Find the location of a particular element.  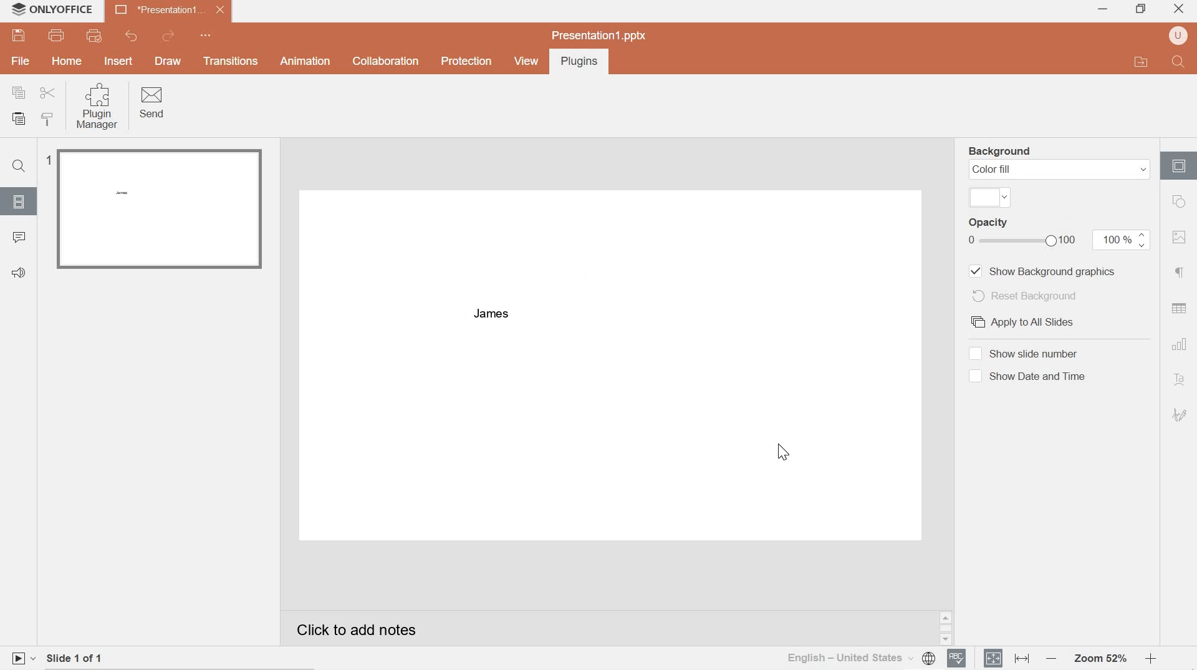

Feedback & support is located at coordinates (19, 273).